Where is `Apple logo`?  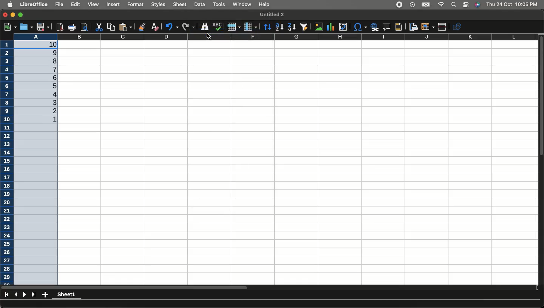
Apple logo is located at coordinates (10, 5).